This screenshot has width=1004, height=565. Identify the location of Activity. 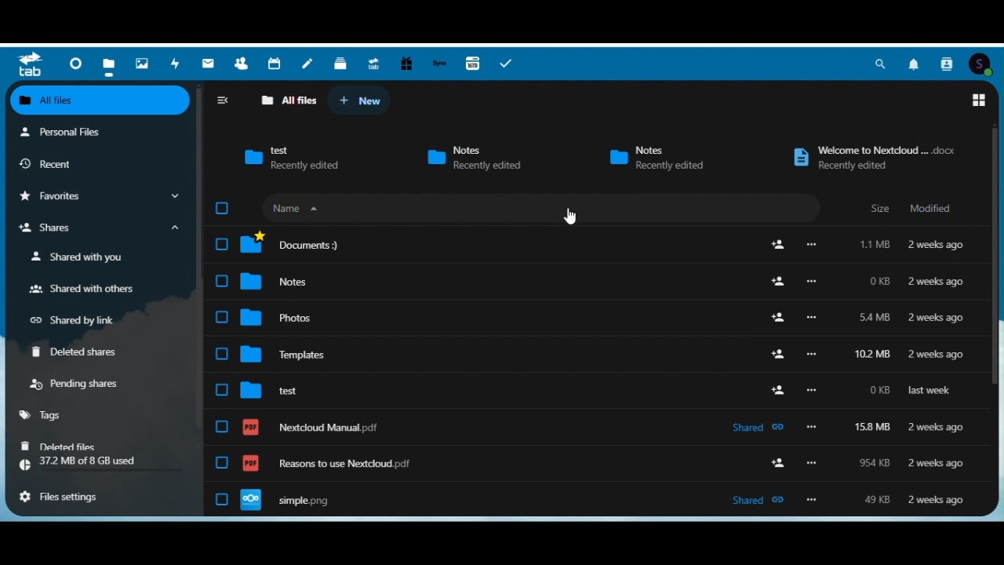
(176, 61).